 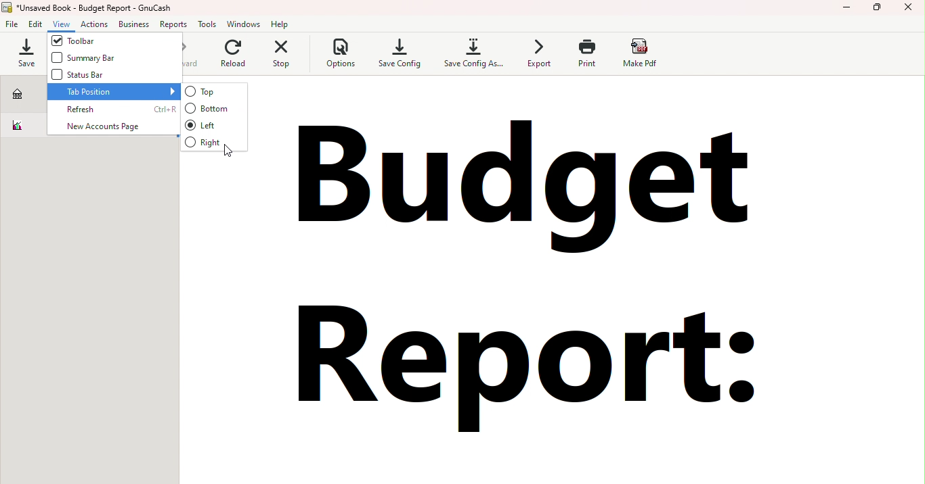 What do you see at coordinates (22, 94) in the screenshot?
I see `Accounts` at bounding box center [22, 94].